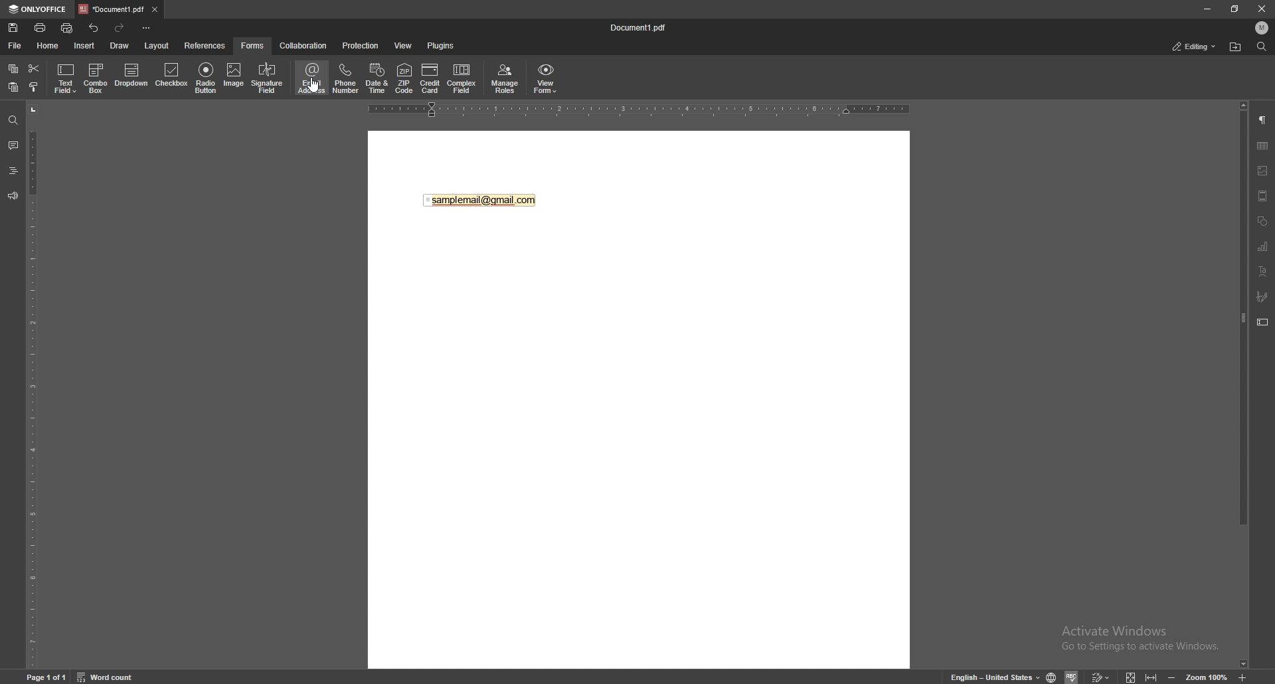 The width and height of the screenshot is (1275, 684). I want to click on change doc language, so click(1053, 677).